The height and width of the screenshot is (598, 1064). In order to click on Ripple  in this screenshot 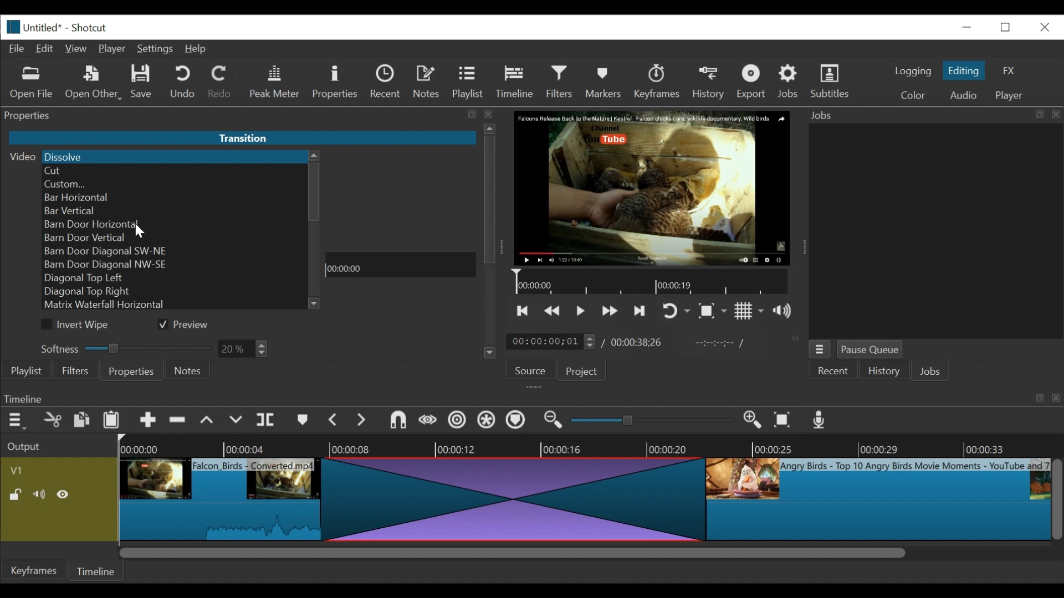, I will do `click(457, 421)`.